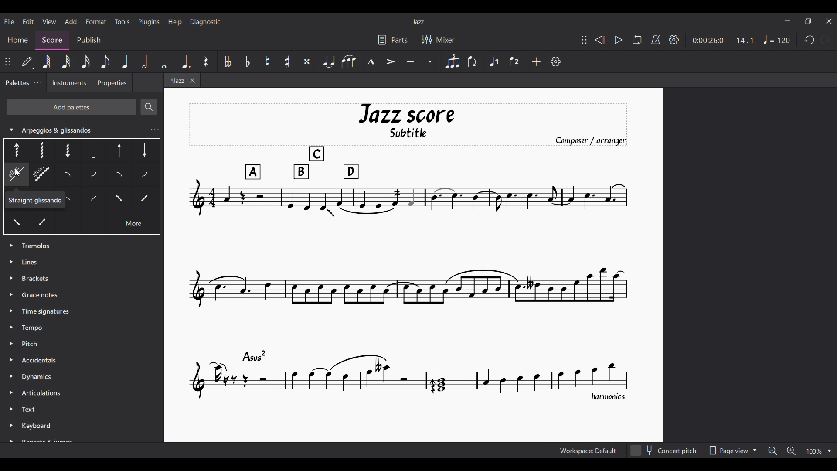 Image resolution: width=837 pixels, height=471 pixels. I want to click on Redo, so click(826, 40).